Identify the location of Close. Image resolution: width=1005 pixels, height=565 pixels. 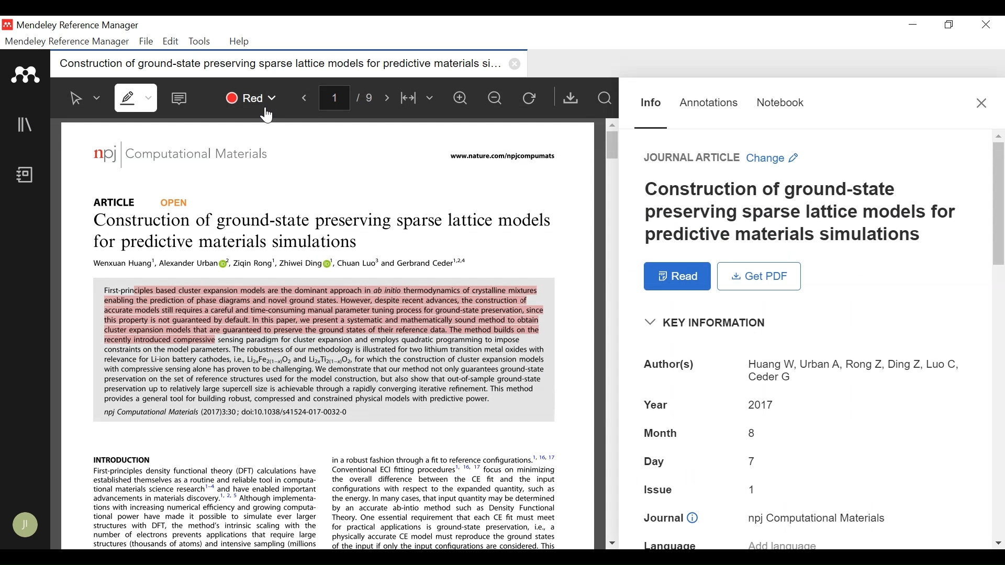
(987, 25).